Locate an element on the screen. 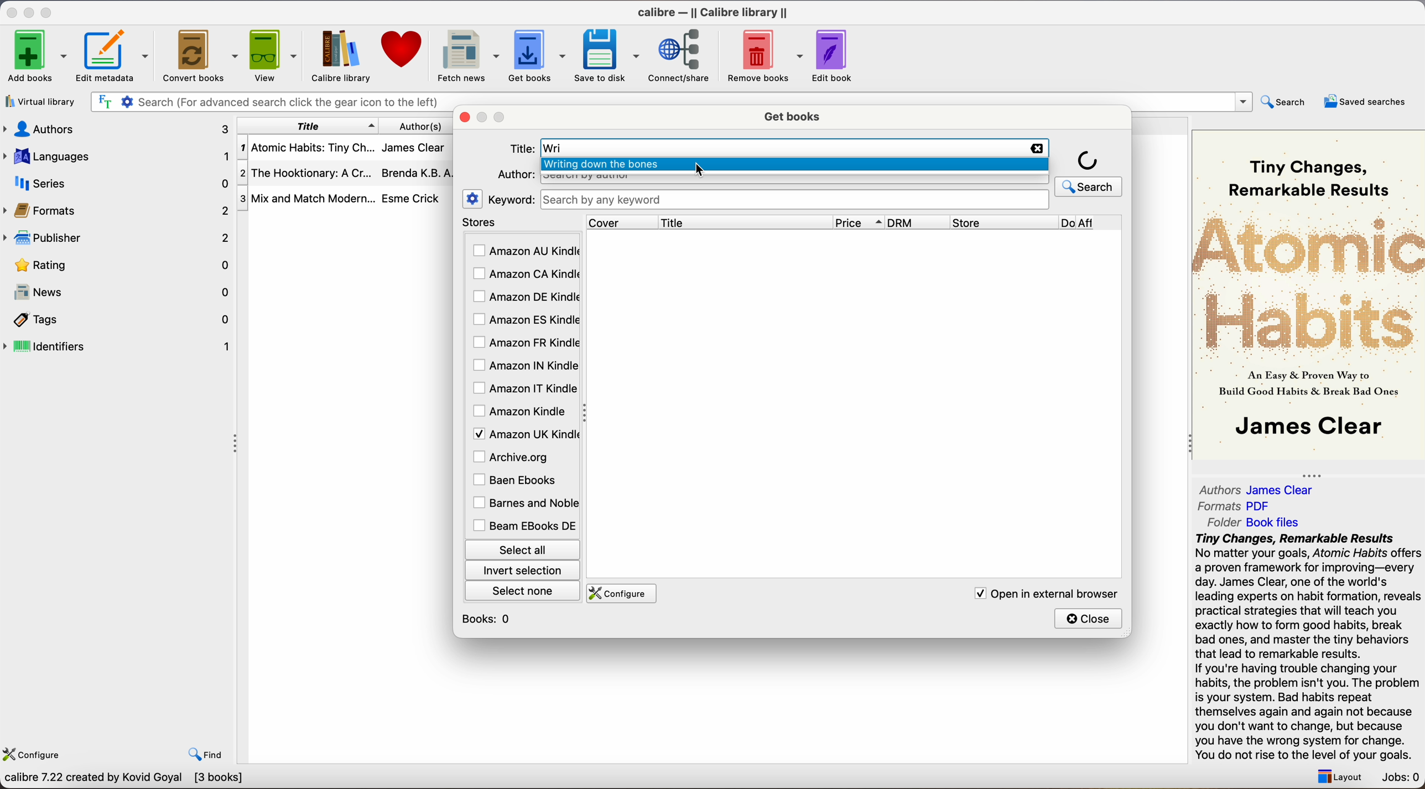 Image resolution: width=1425 pixels, height=789 pixels. folder Book files is located at coordinates (1255, 522).